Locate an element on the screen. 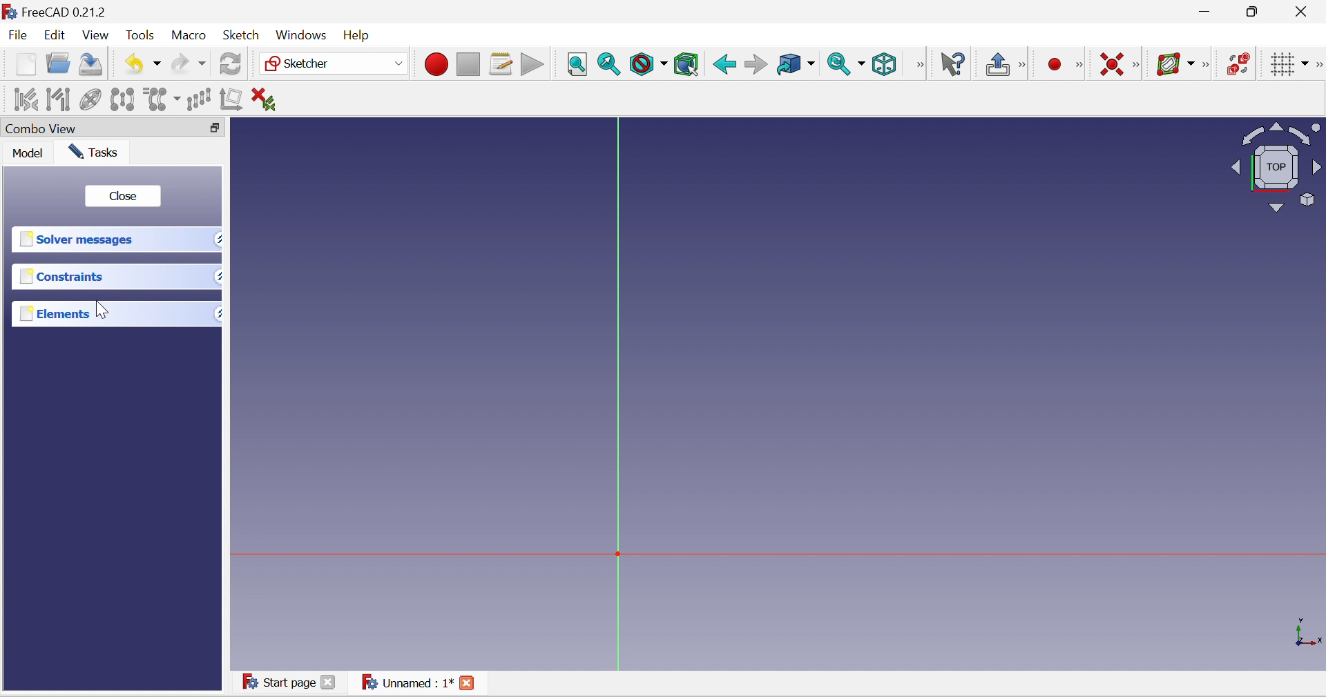 The height and width of the screenshot is (697, 1326). Select associated constraints is located at coordinates (26, 98).